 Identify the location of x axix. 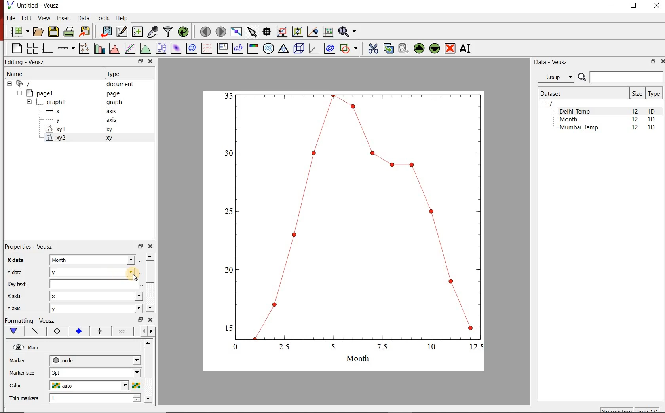
(12, 295).